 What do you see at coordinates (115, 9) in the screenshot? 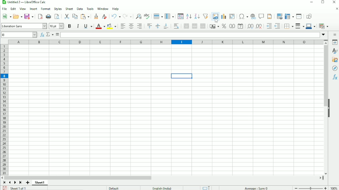
I see `Help` at bounding box center [115, 9].